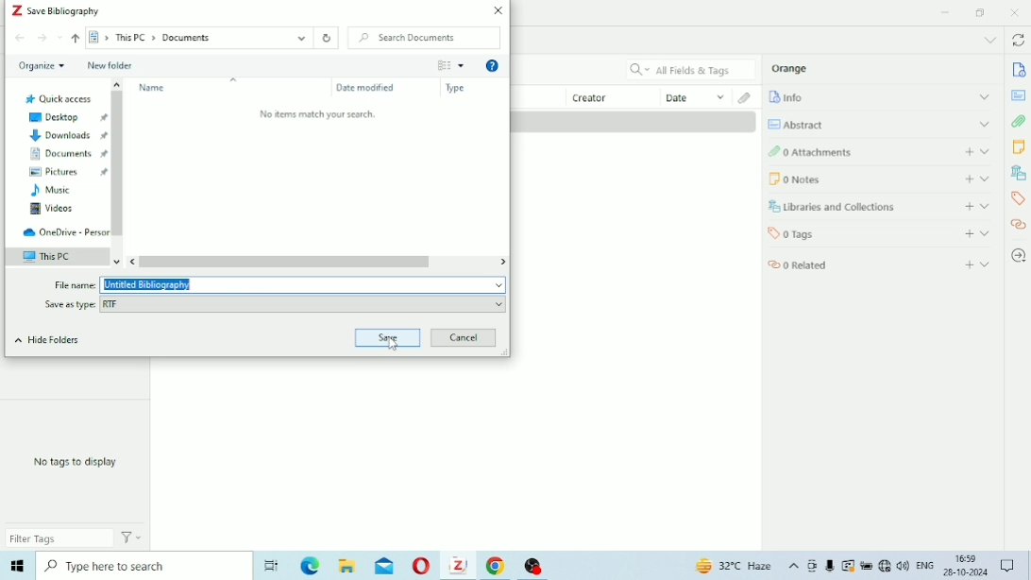  I want to click on Downloads, so click(66, 136).